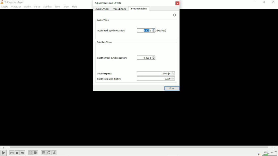  I want to click on View, so click(66, 7).